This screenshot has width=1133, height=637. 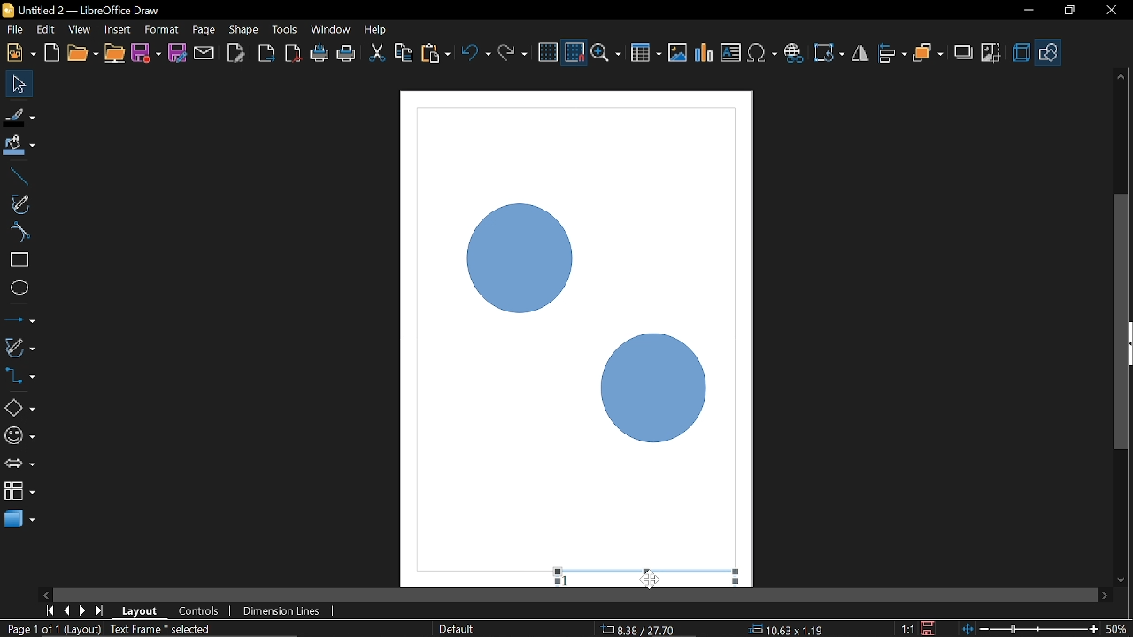 What do you see at coordinates (19, 518) in the screenshot?
I see `3d shapes` at bounding box center [19, 518].